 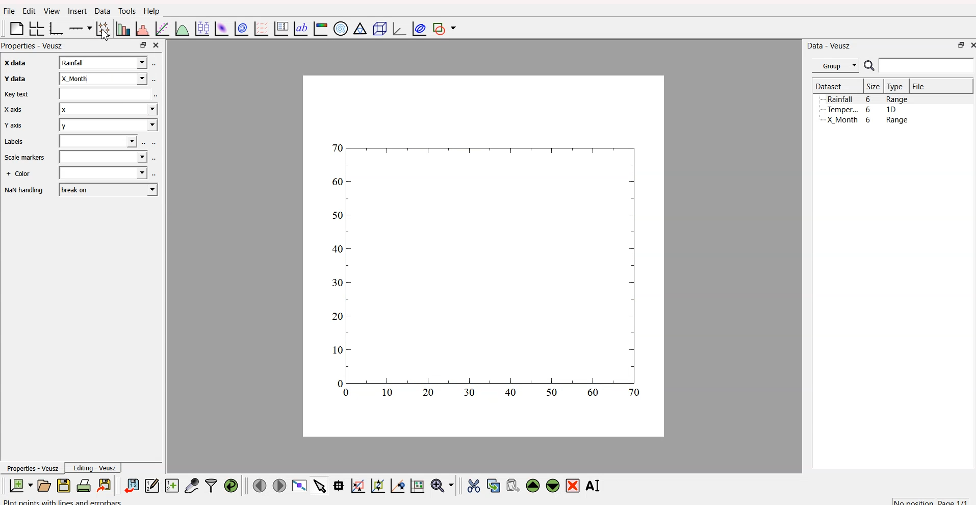 What do you see at coordinates (17, 94) in the screenshot?
I see `Key text` at bounding box center [17, 94].